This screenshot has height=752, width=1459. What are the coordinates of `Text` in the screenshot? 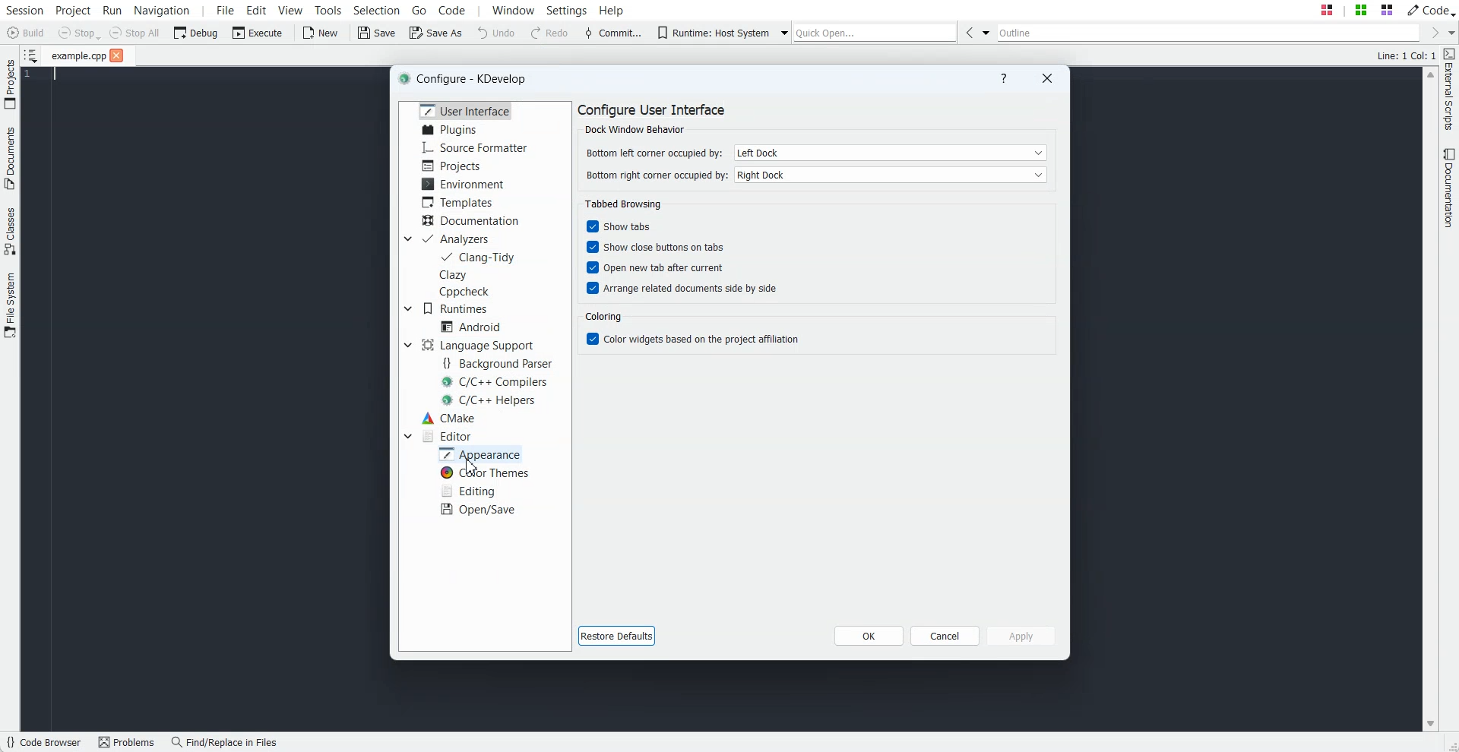 It's located at (1407, 55).